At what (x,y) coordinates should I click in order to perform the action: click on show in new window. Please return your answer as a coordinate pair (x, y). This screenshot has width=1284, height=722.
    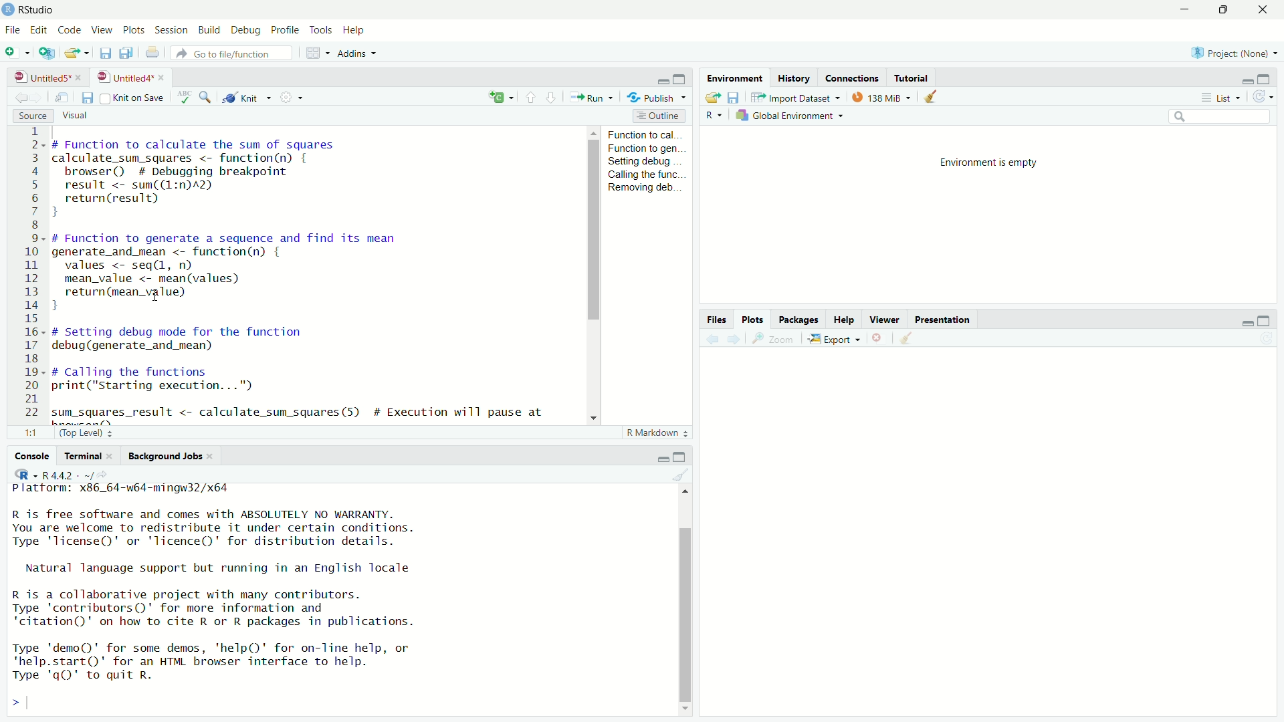
    Looking at the image, I should click on (62, 97).